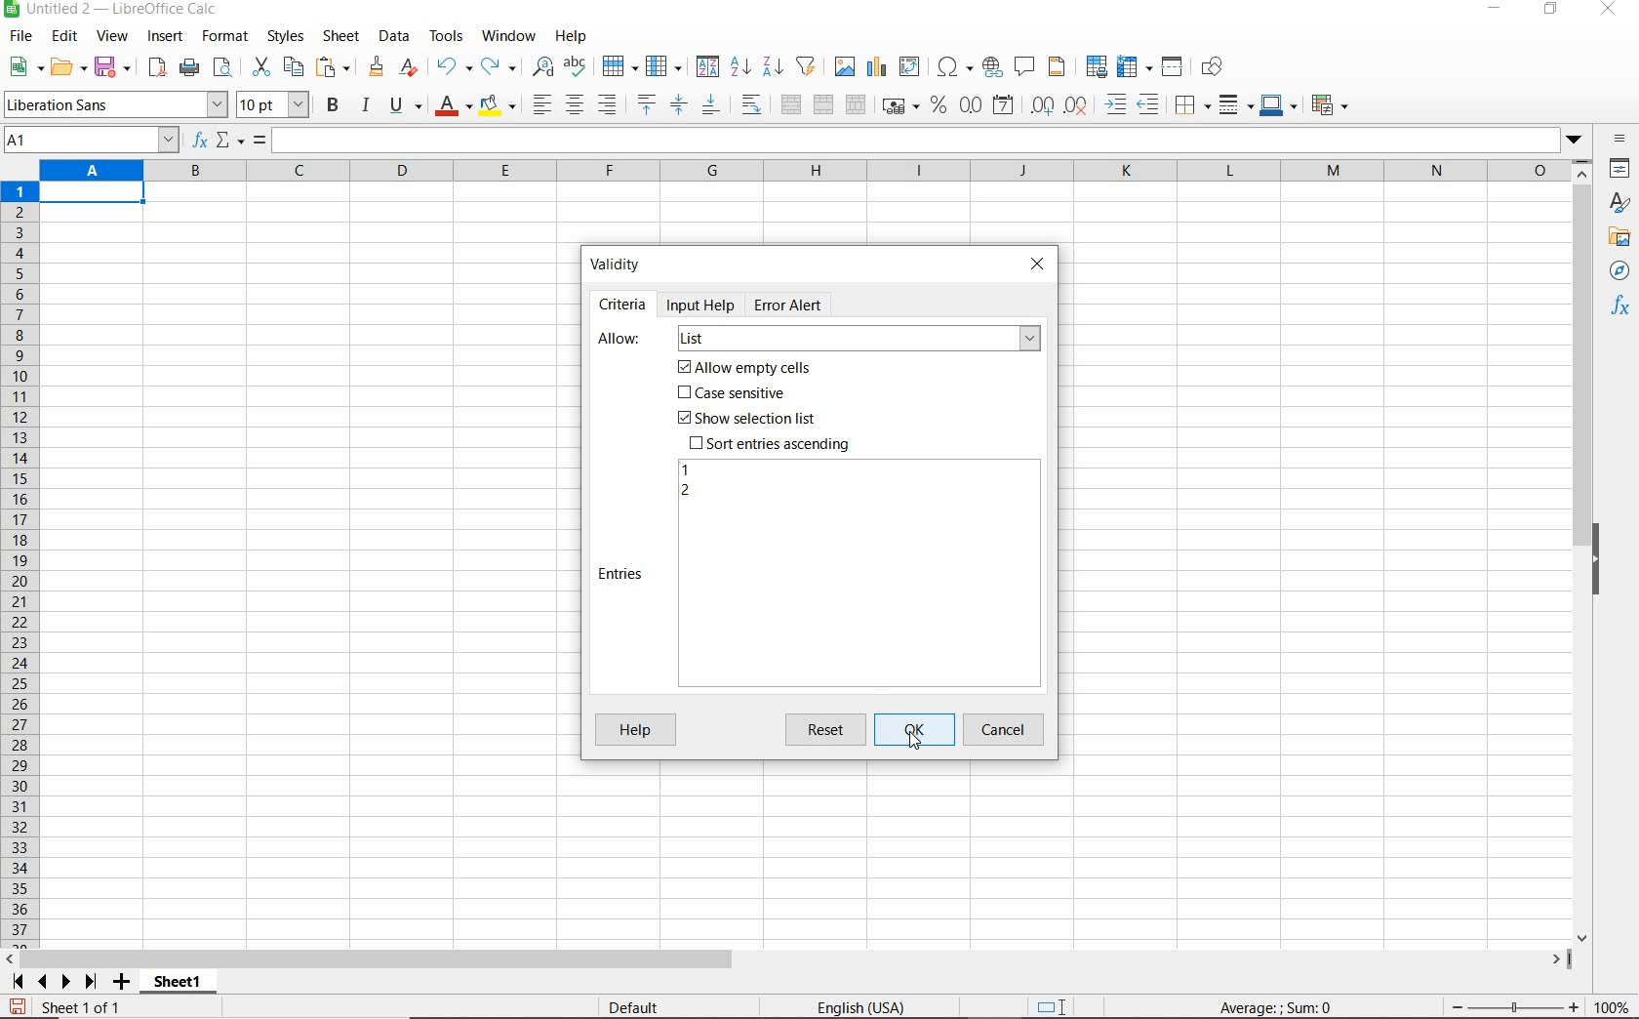 The image size is (1639, 1019). I want to click on Case sensitive, so click(734, 394).